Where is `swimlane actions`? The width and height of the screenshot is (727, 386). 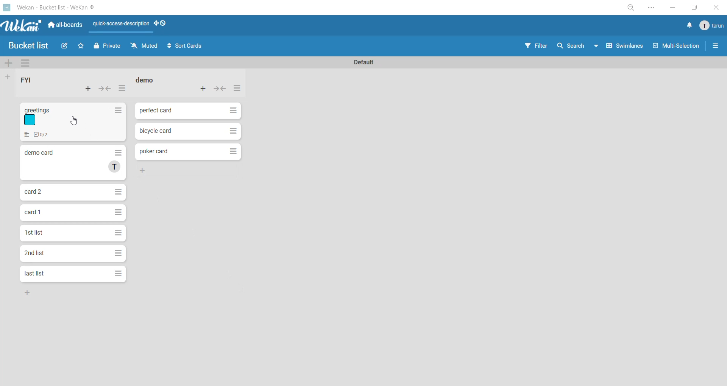 swimlane actions is located at coordinates (24, 64).